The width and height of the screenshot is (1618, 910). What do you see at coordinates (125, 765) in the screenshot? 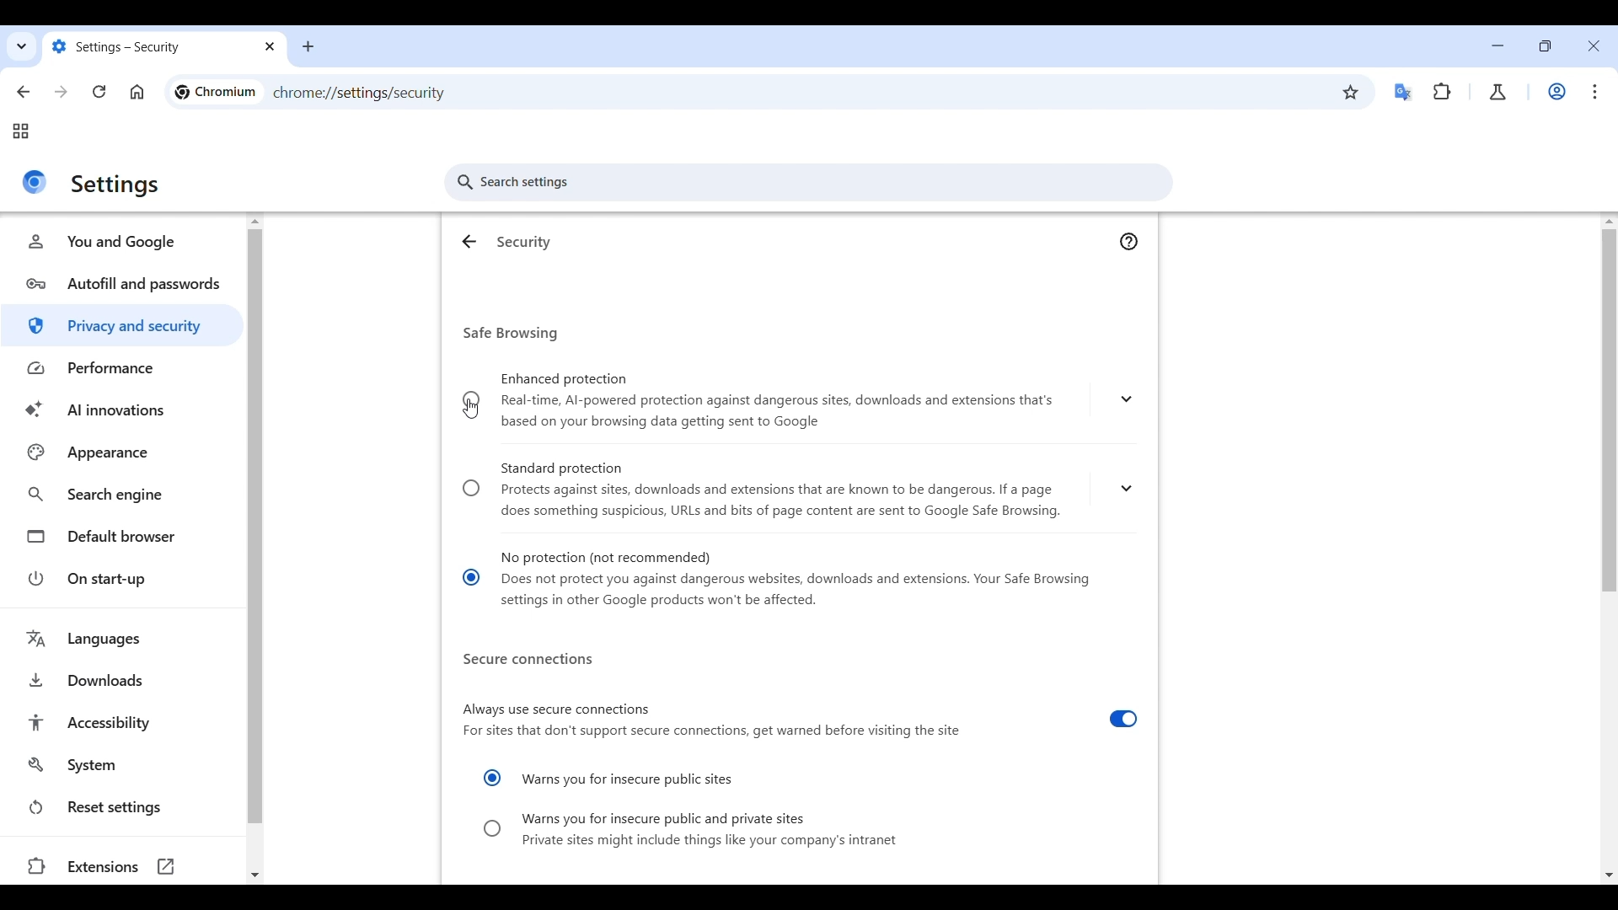
I see `System` at bounding box center [125, 765].